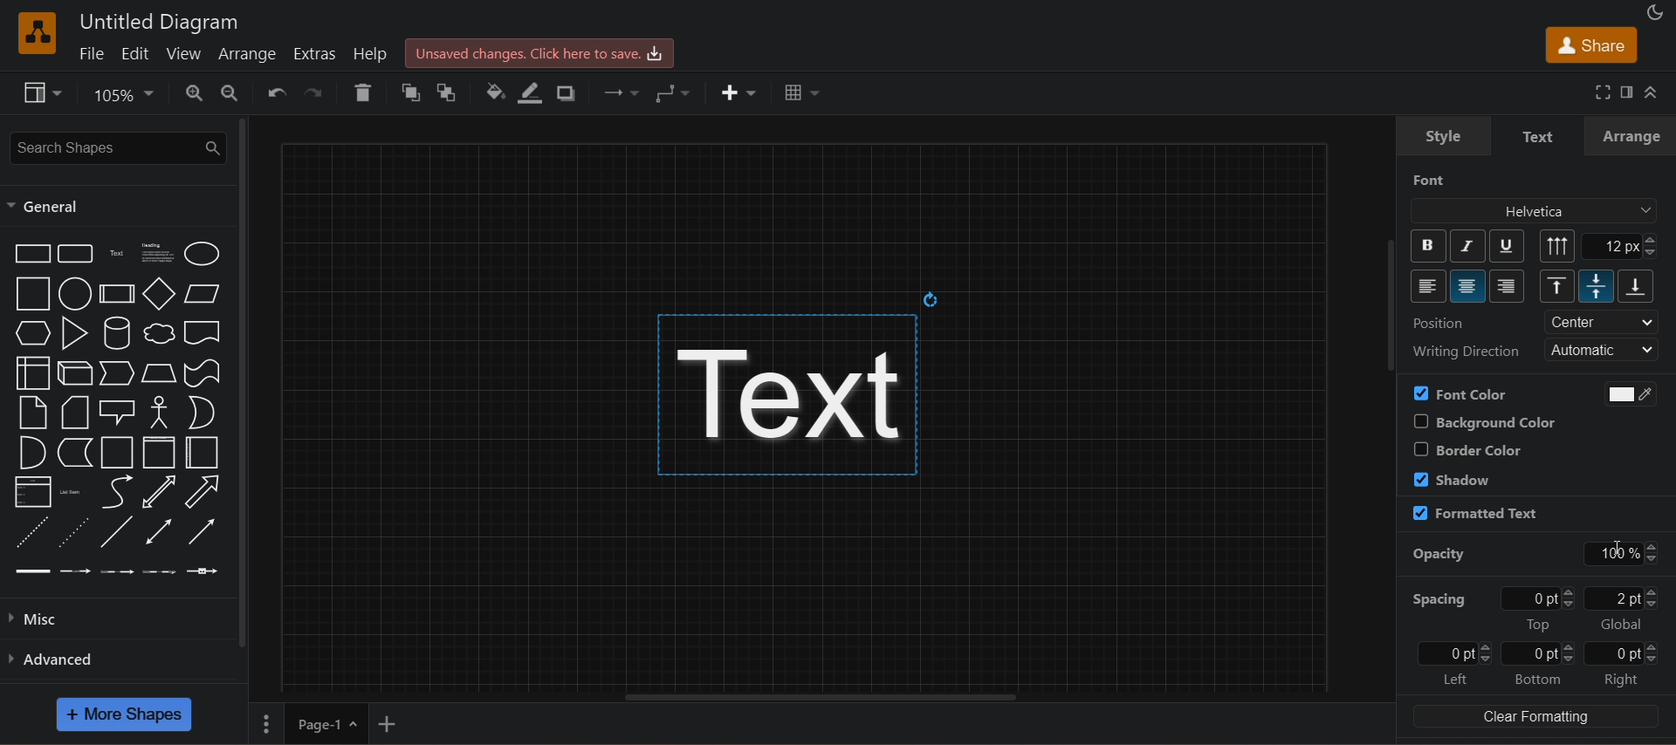 This screenshot has width=1676, height=745. I want to click on connection, so click(618, 90).